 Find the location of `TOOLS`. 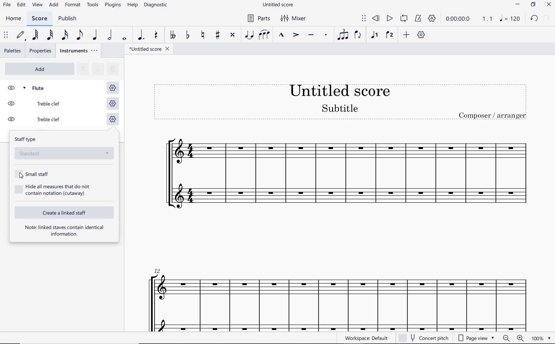

TOOLS is located at coordinates (93, 5).